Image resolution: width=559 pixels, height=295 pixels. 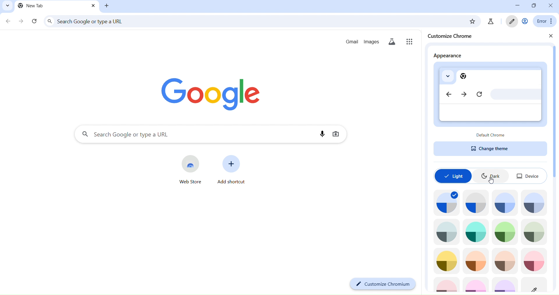 I want to click on theme icon, so click(x=475, y=285).